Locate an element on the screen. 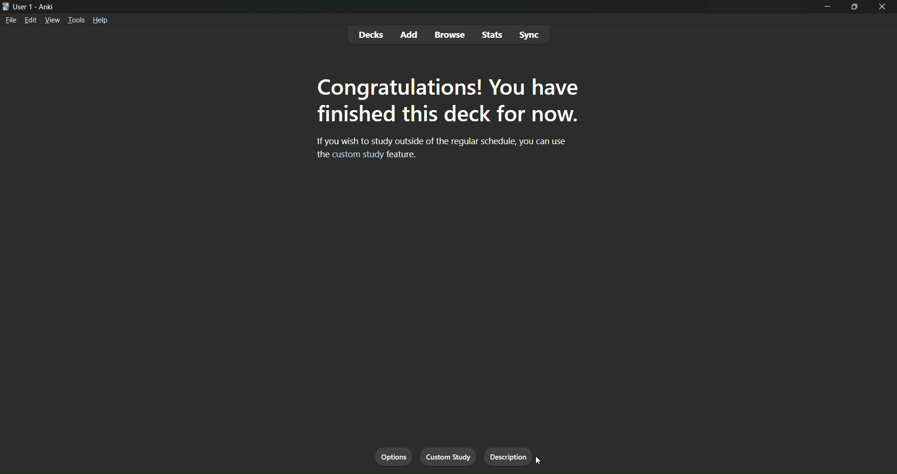 This screenshot has width=897, height=474. If you wish to study outside of the regular schedule, you can use is located at coordinates (445, 141).